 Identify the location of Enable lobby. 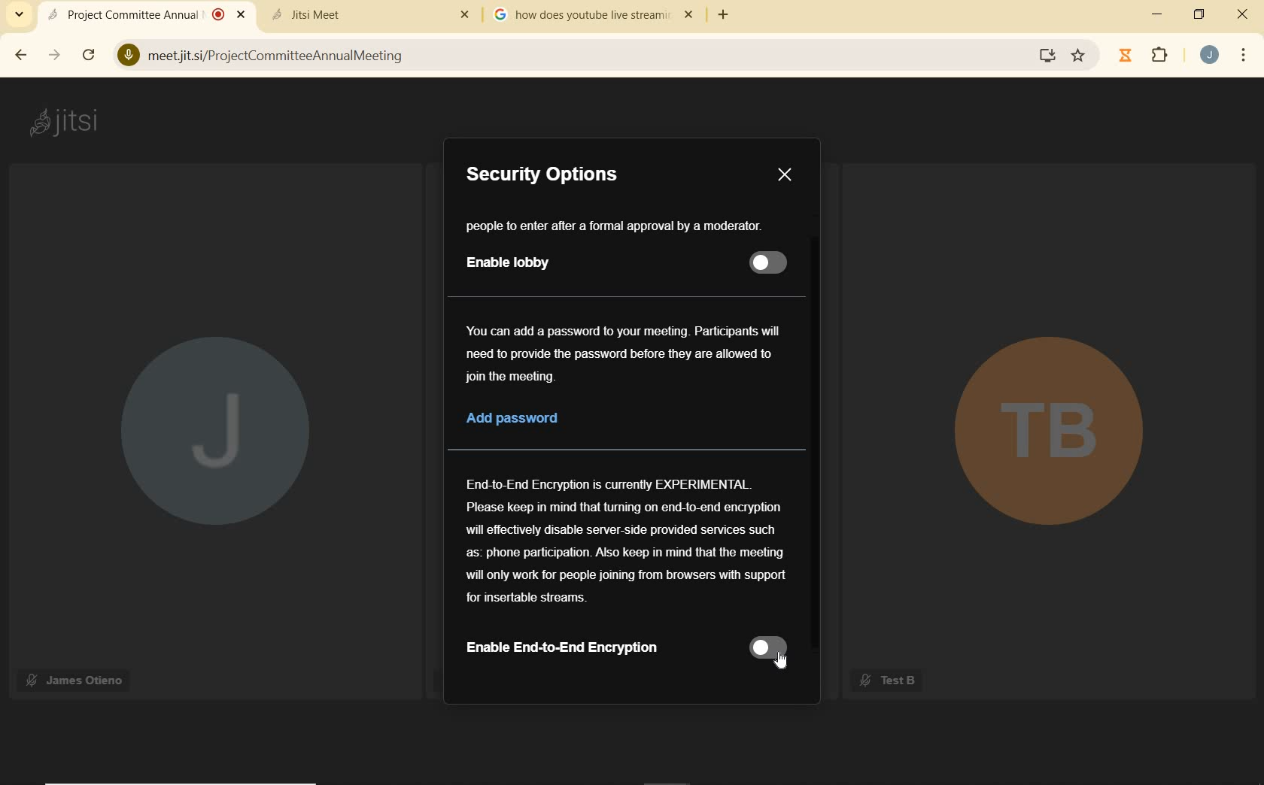
(510, 262).